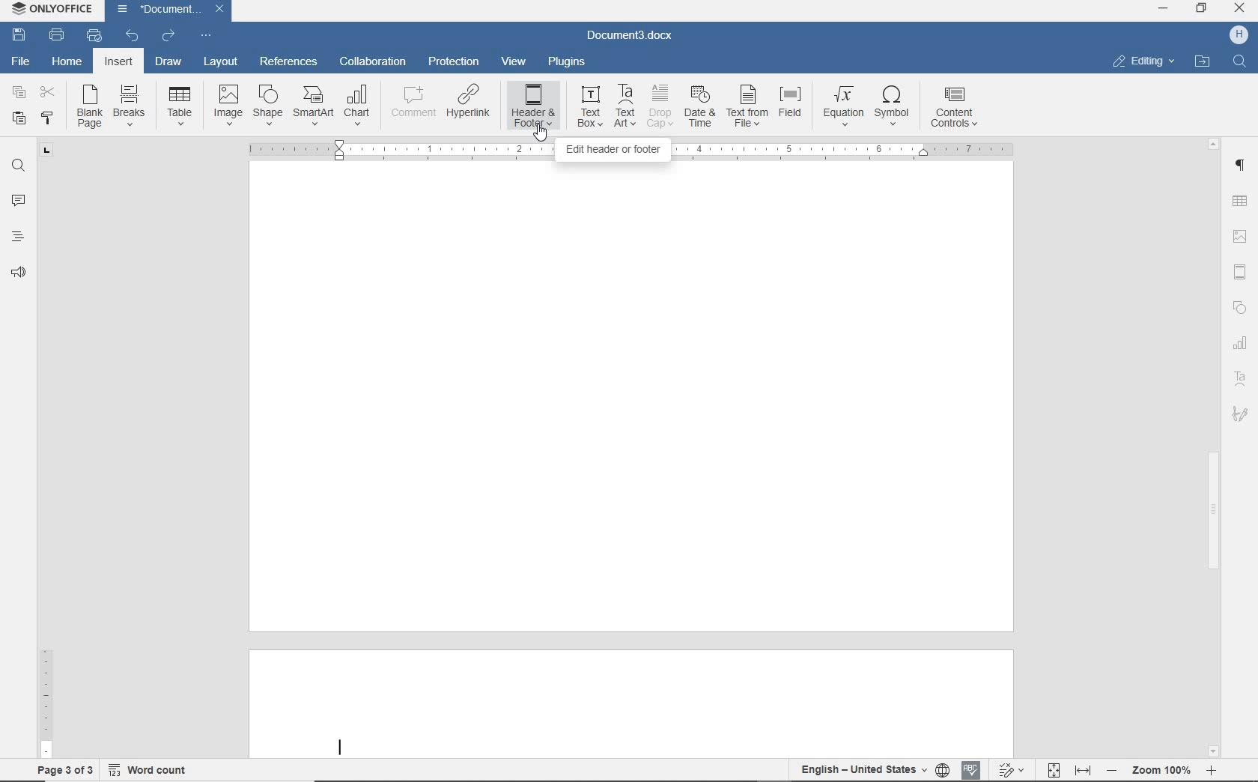 This screenshot has height=782, width=1258. Describe the element at coordinates (568, 62) in the screenshot. I see `PLUGINS` at that location.